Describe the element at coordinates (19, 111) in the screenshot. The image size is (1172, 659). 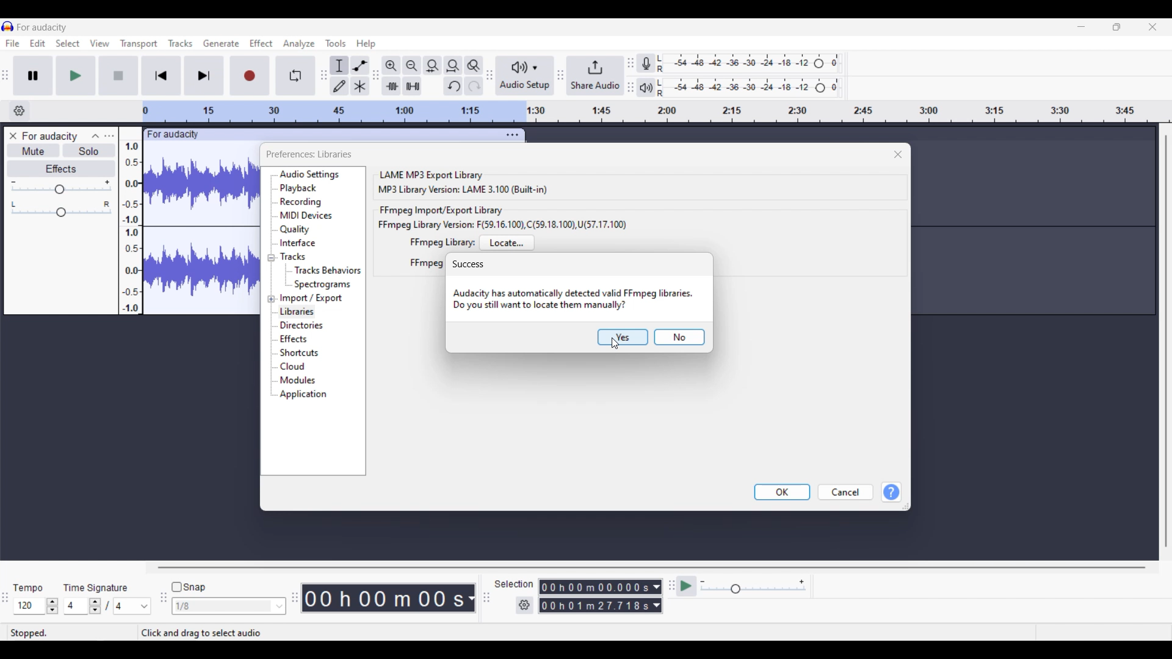
I see `Timeline settings` at that location.